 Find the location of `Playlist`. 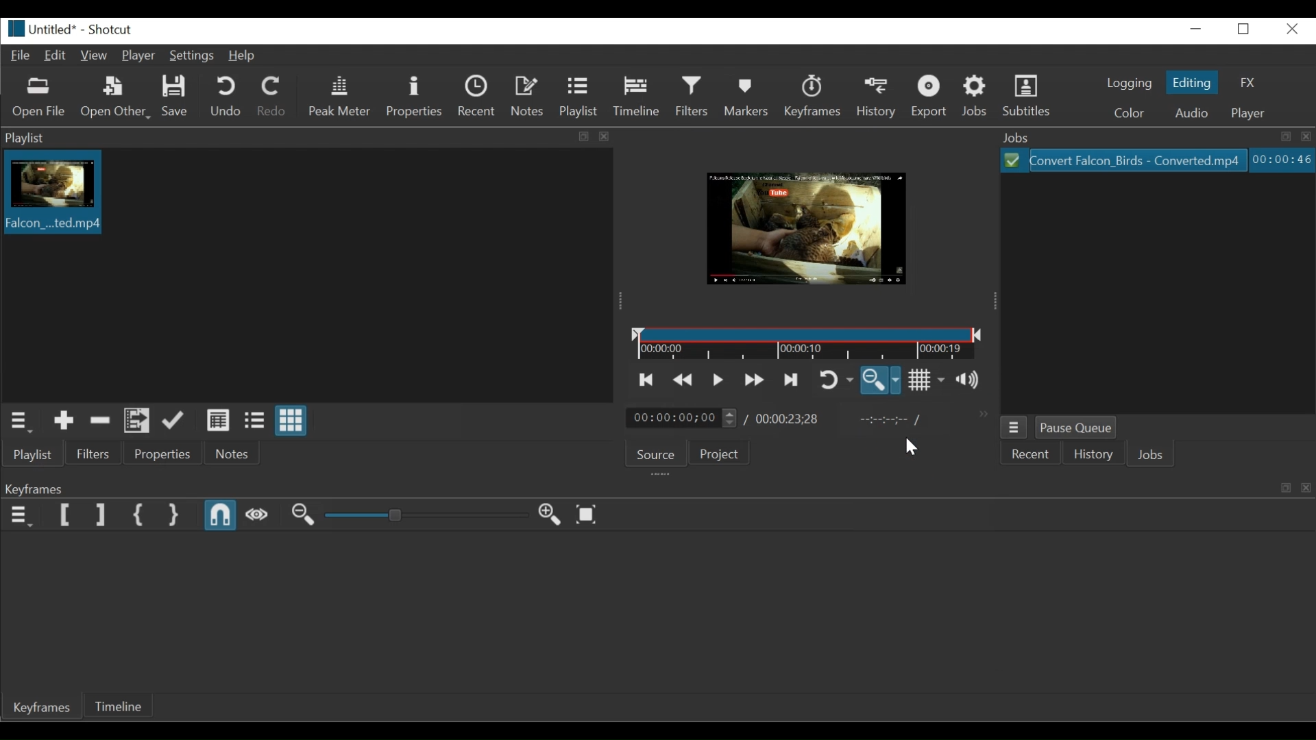

Playlist is located at coordinates (34, 454).